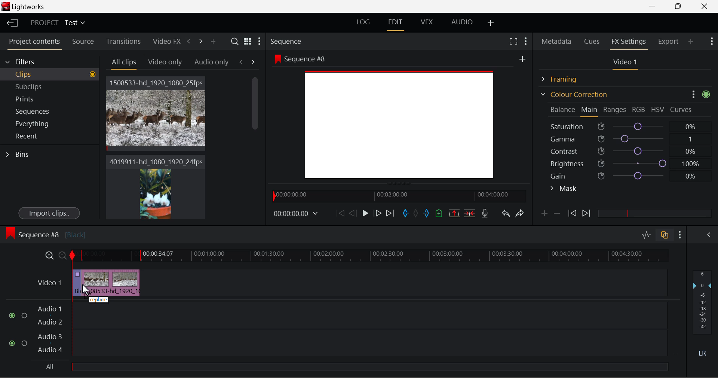  I want to click on LOG Layout, so click(363, 22).